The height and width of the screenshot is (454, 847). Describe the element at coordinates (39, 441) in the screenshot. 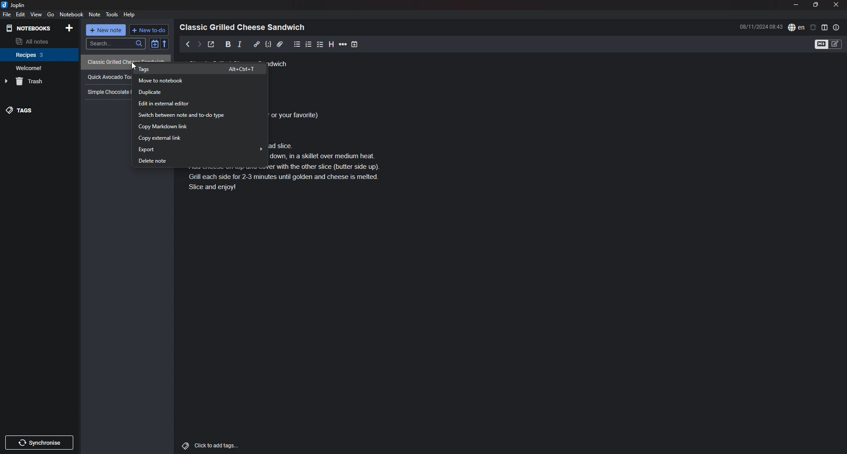

I see `` at that location.